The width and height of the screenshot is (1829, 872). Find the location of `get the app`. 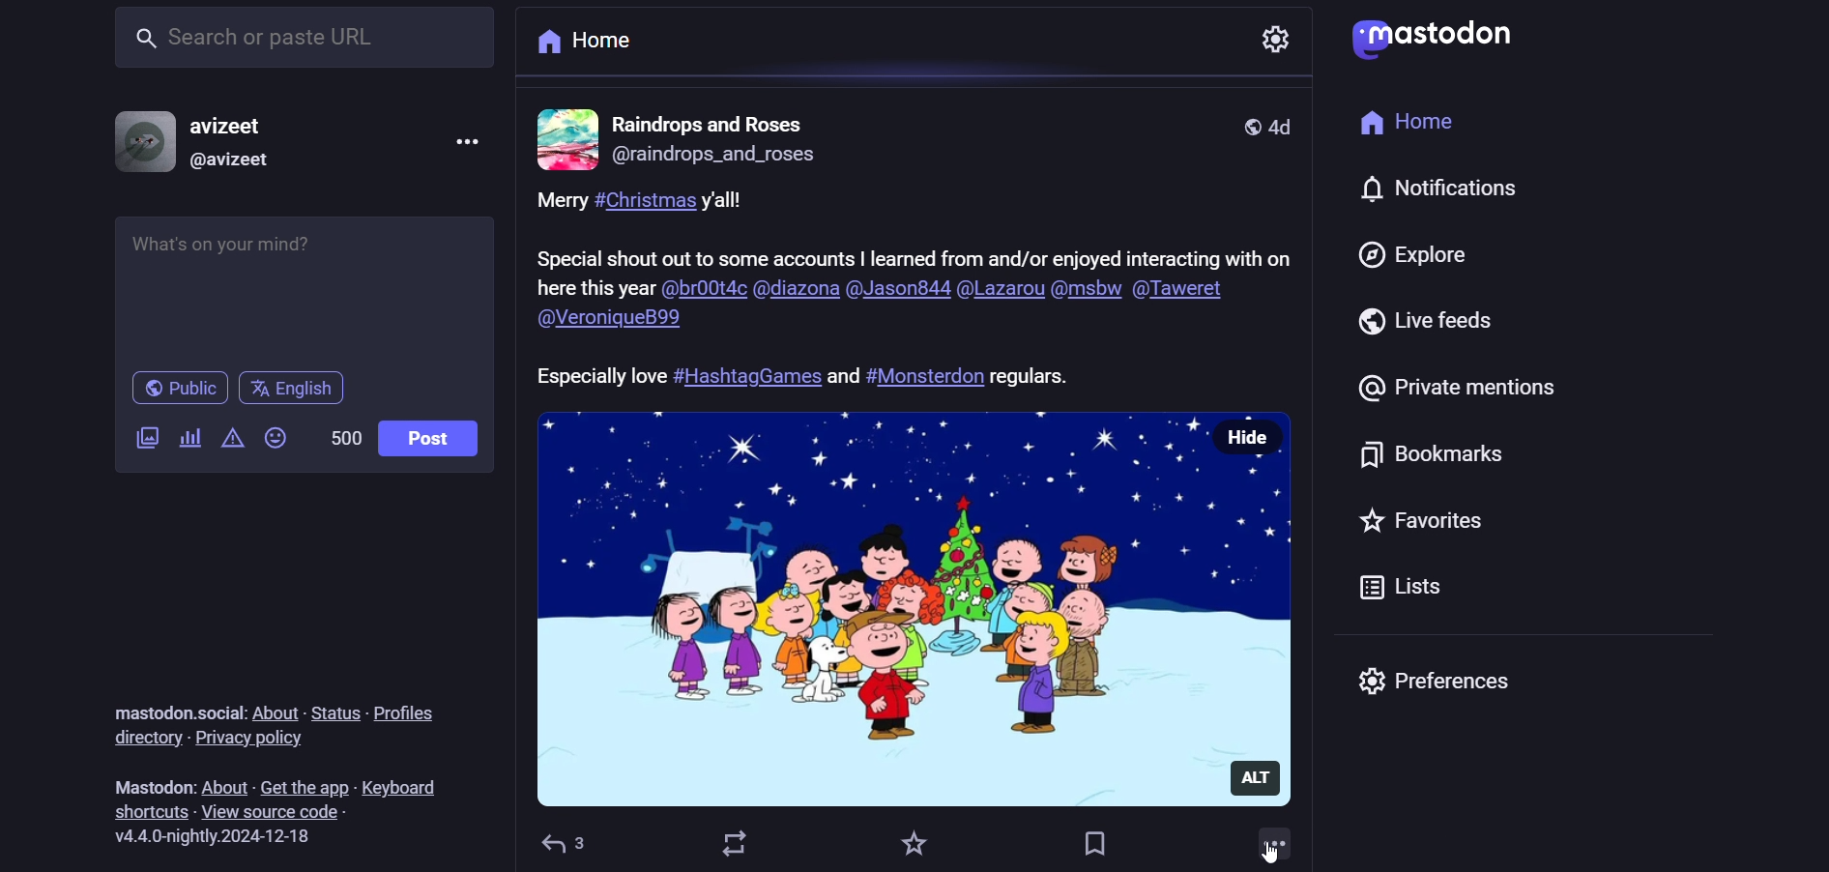

get the app is located at coordinates (302, 780).